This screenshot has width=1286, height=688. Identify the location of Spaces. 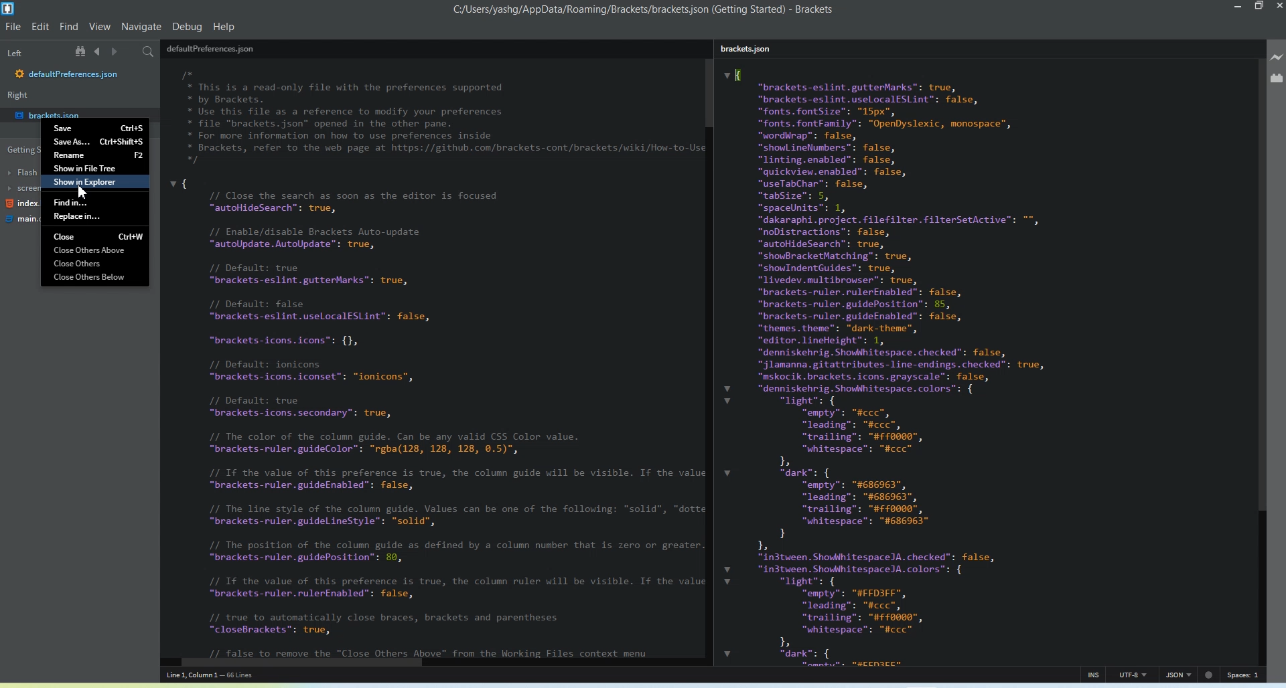
(1244, 675).